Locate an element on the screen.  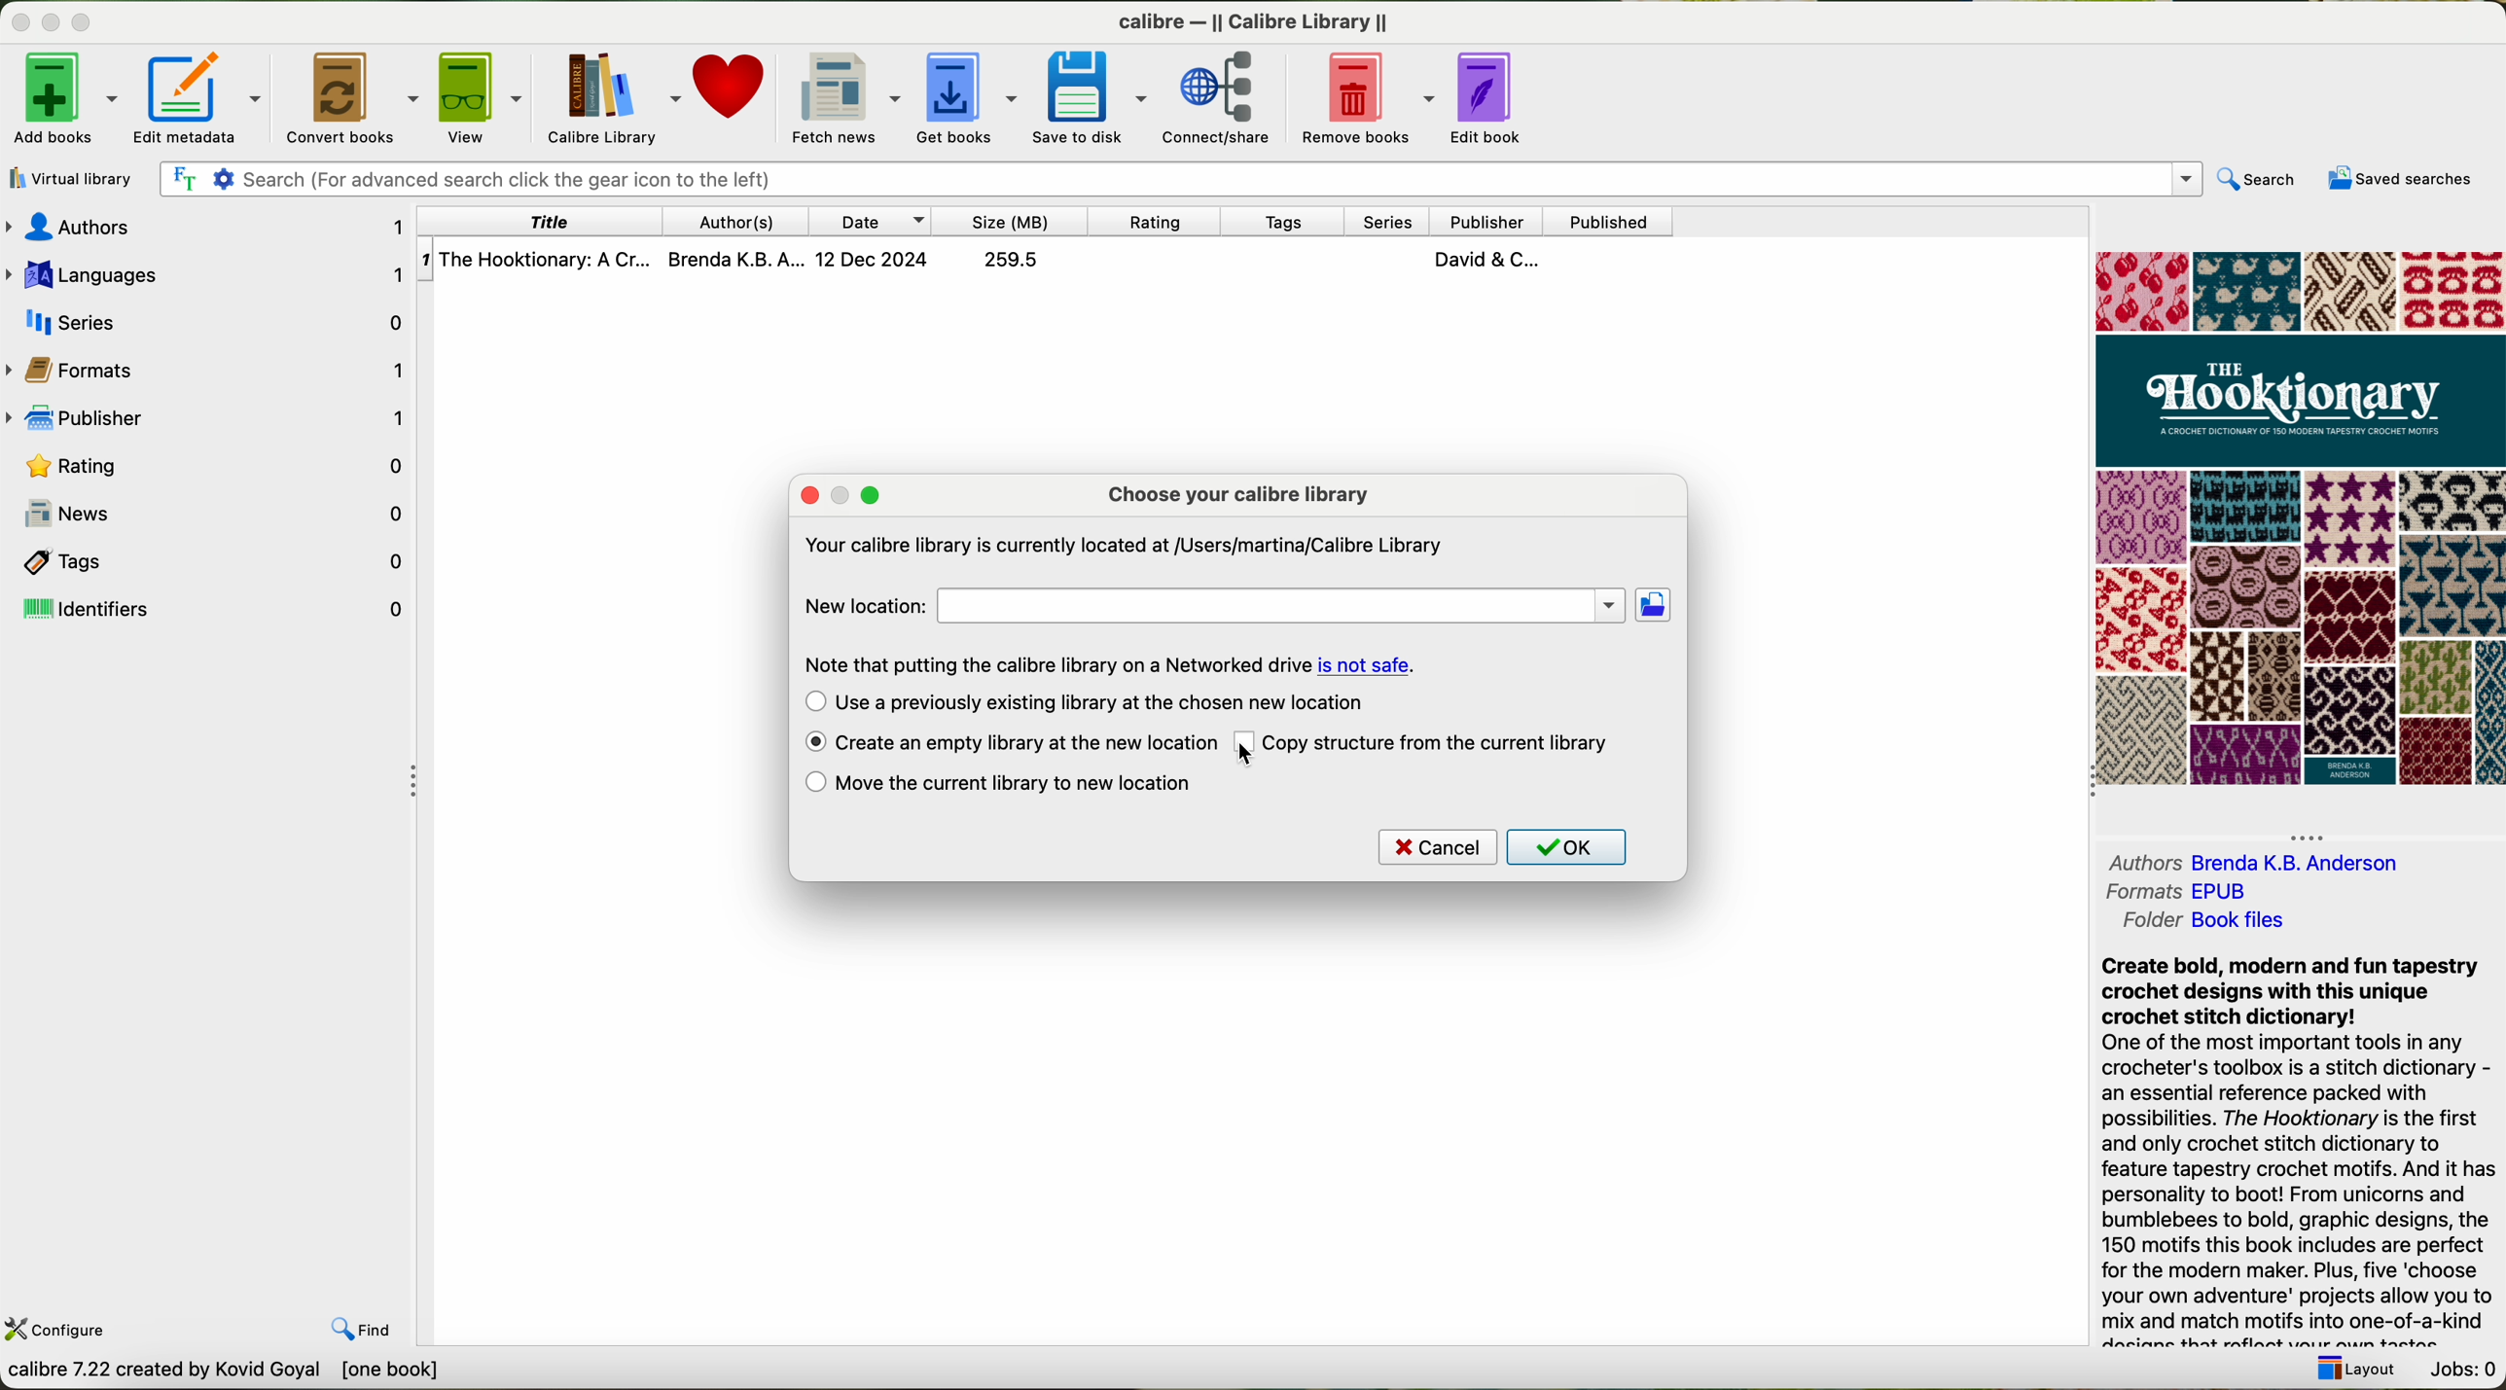
identifiers is located at coordinates (207, 612).